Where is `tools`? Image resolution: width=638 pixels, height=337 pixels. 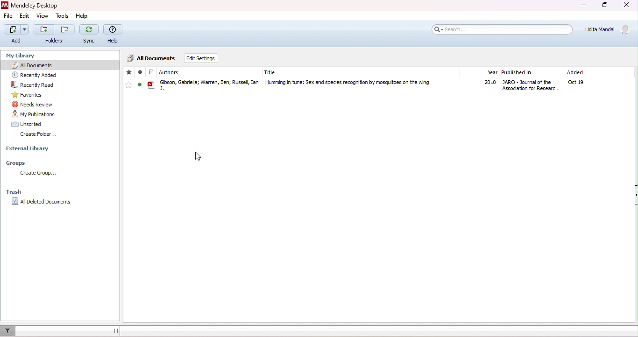 tools is located at coordinates (64, 17).